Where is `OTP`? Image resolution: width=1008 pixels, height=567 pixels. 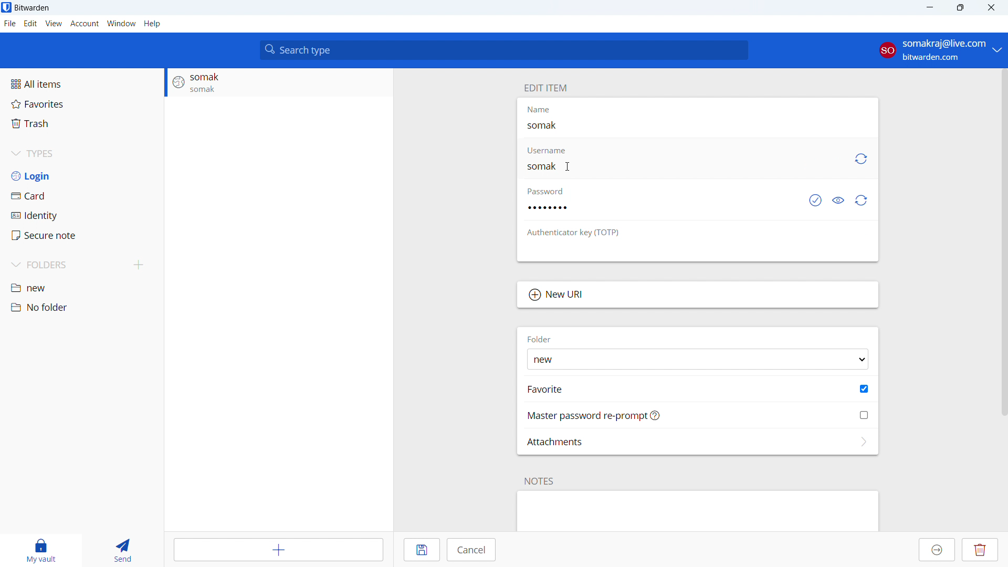 OTP is located at coordinates (580, 233).